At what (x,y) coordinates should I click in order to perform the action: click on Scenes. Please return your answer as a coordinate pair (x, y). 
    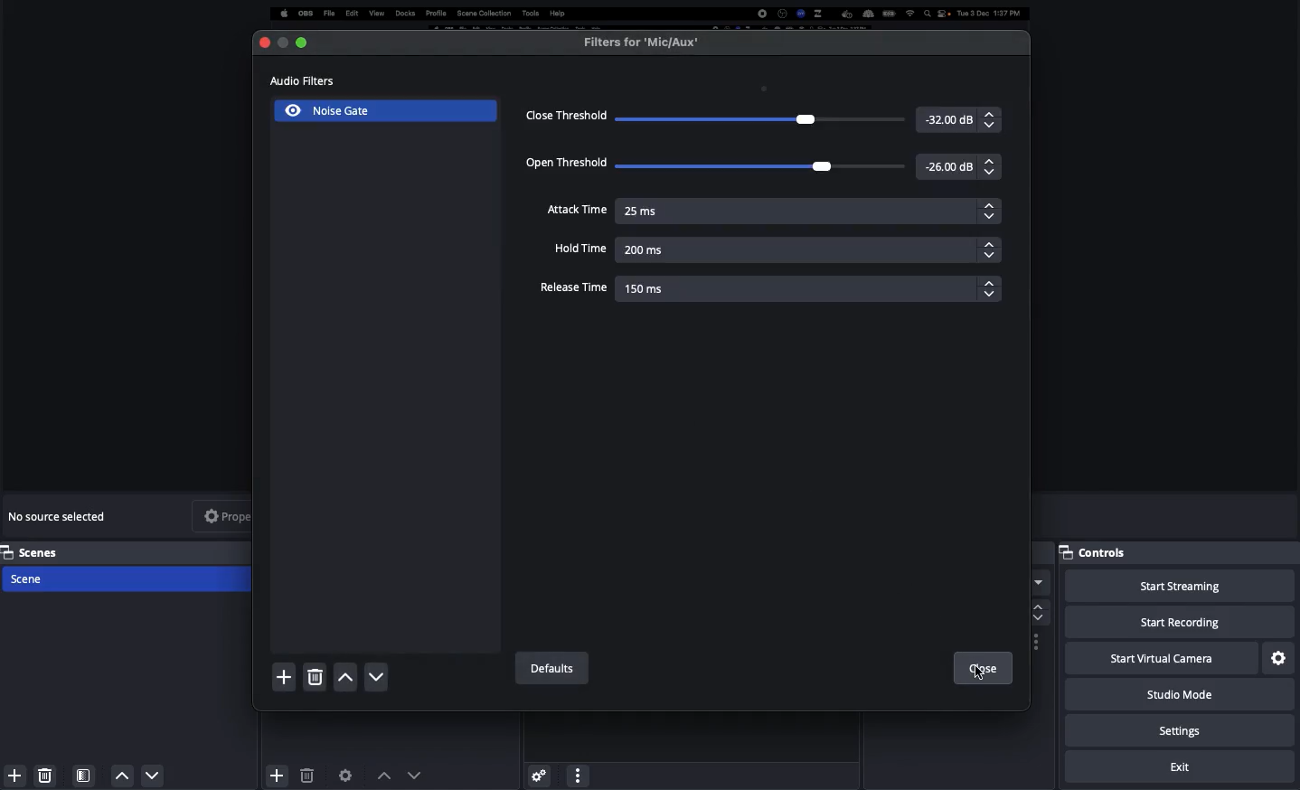
    Looking at the image, I should click on (128, 551).